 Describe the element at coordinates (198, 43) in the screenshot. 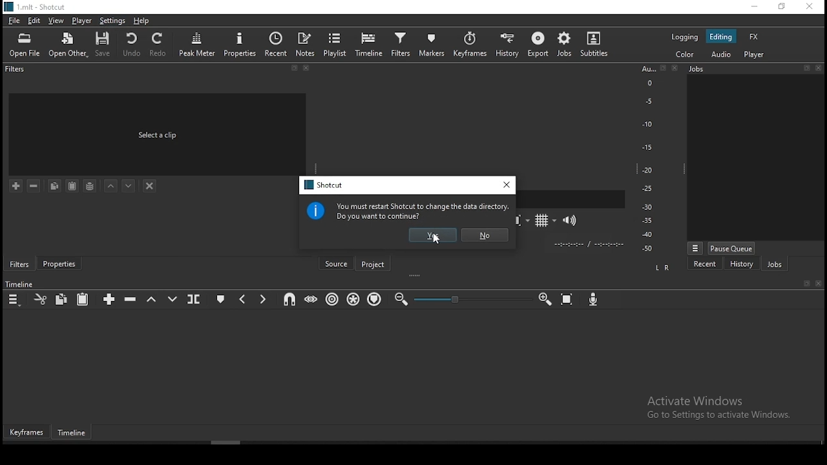

I see `peak meter` at that location.